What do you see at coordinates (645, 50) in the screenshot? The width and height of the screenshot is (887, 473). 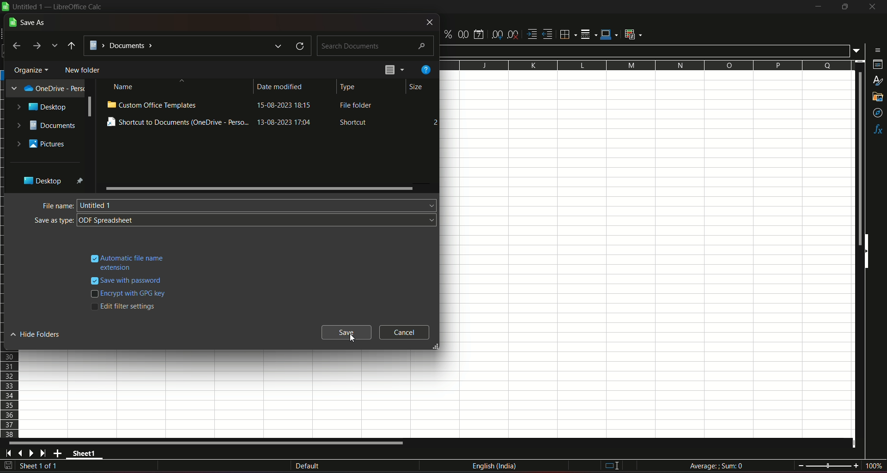 I see `input line` at bounding box center [645, 50].